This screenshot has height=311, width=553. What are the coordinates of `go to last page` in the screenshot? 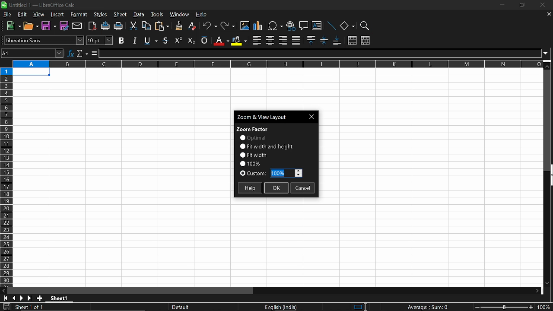 It's located at (30, 298).